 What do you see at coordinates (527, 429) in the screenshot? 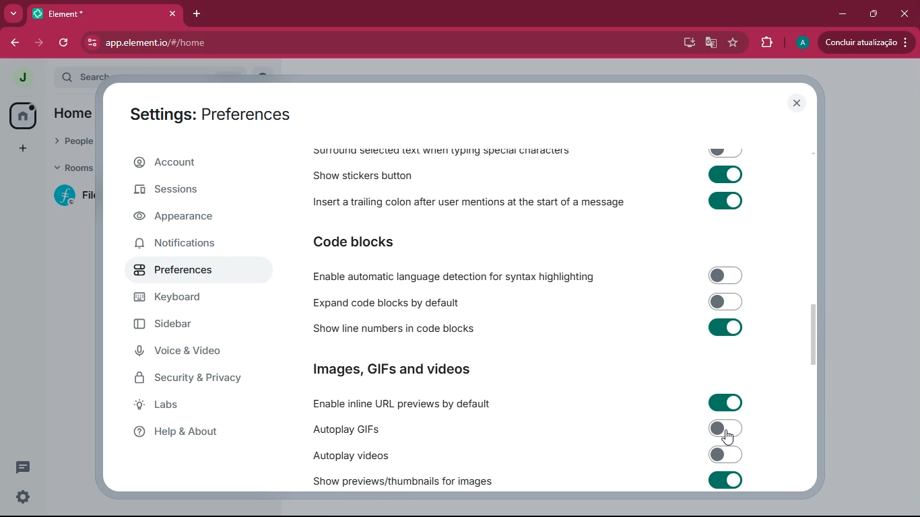
I see `Autoplay GIFs` at bounding box center [527, 429].